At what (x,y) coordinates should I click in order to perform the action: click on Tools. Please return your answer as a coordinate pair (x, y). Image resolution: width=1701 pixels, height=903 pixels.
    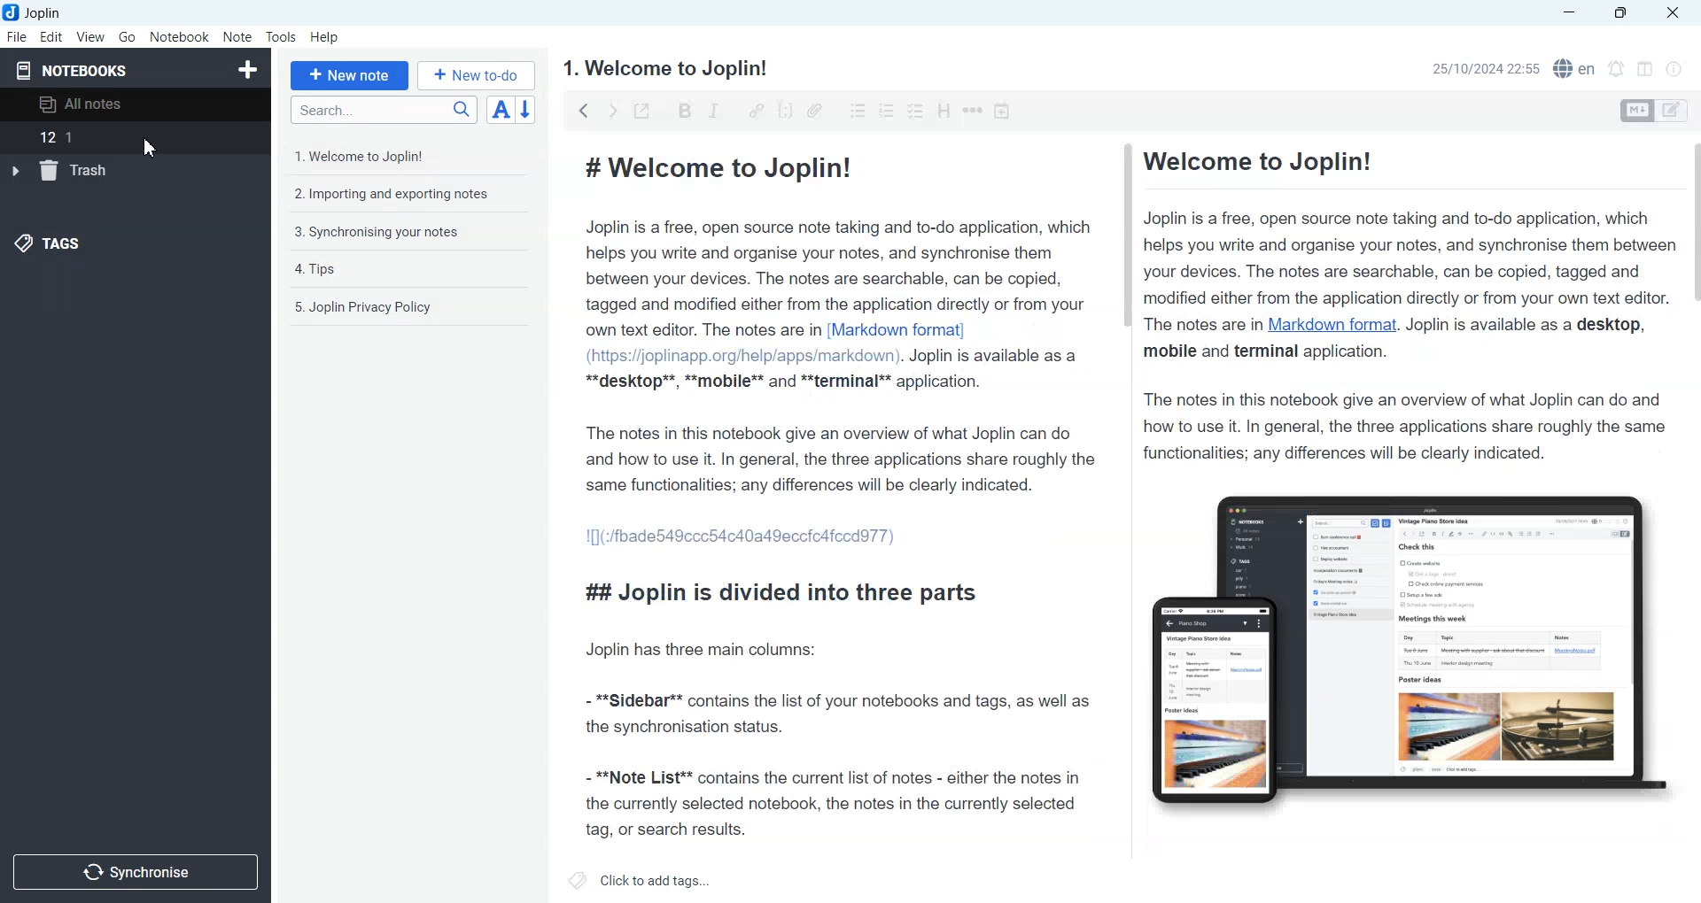
    Looking at the image, I should click on (282, 37).